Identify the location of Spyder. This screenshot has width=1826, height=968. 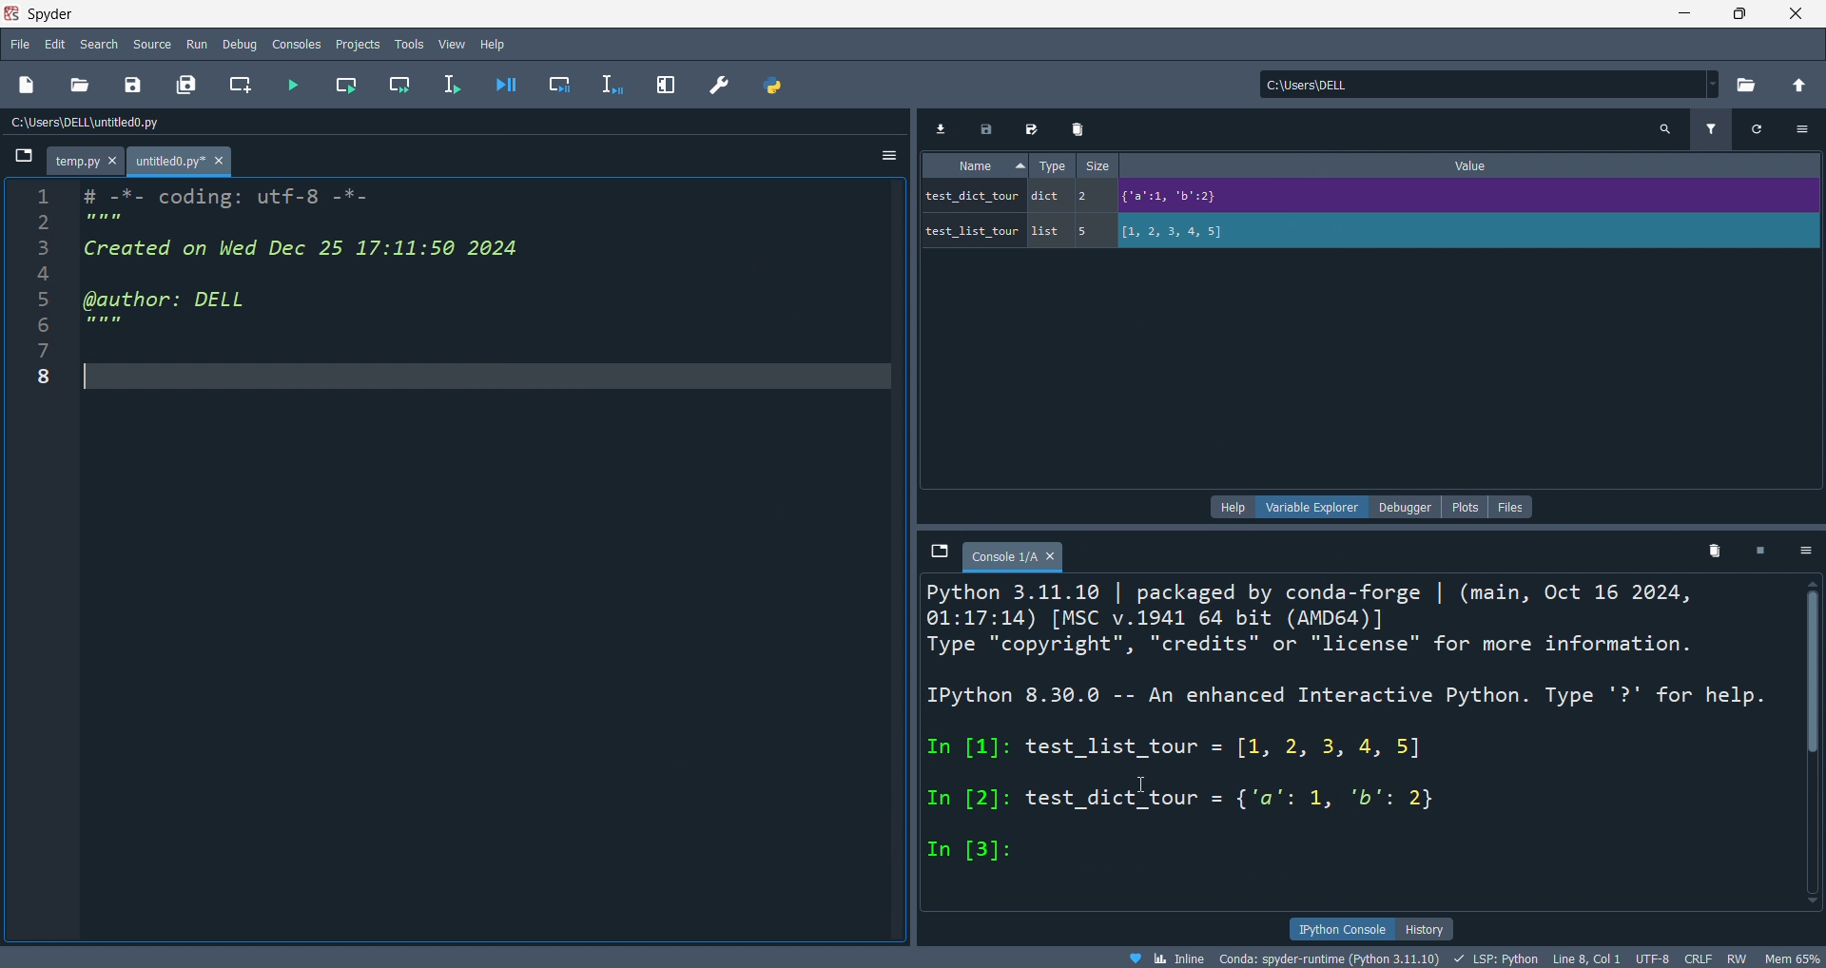
(824, 12).